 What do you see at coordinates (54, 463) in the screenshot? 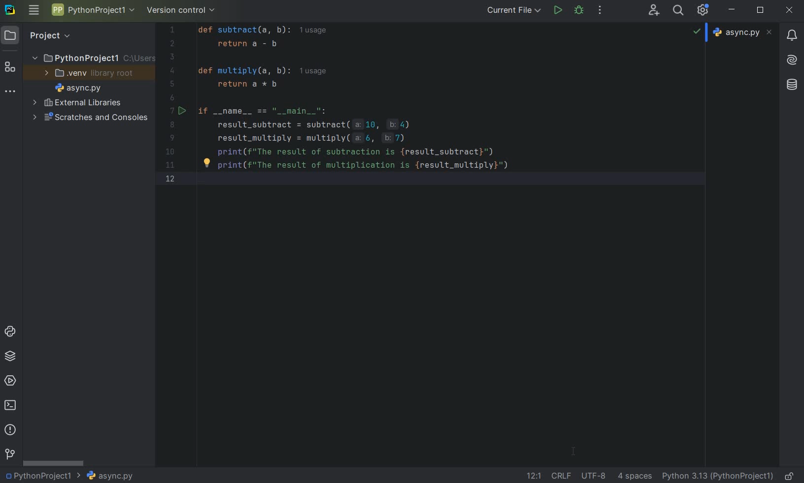
I see `srollbar` at bounding box center [54, 463].